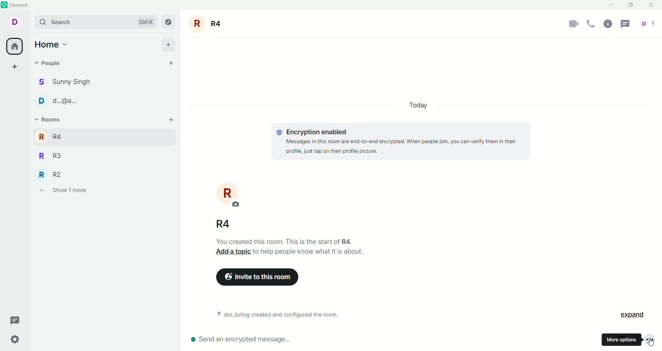  Describe the element at coordinates (15, 67) in the screenshot. I see `create a space` at that location.